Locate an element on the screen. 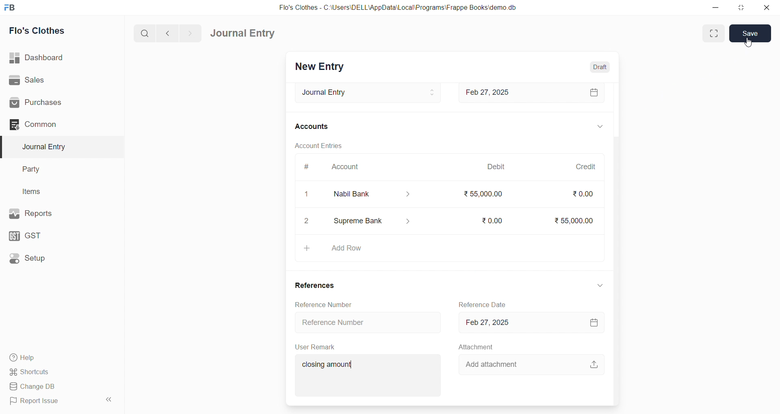  Account Entries is located at coordinates (319, 146).